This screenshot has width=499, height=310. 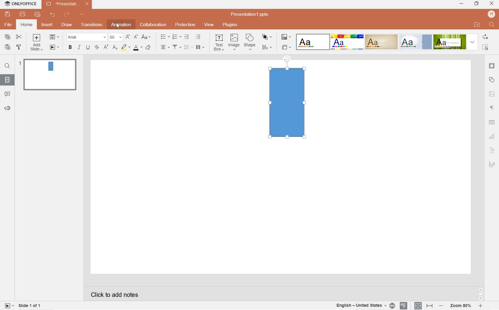 I want to click on CLOSE, so click(x=492, y=4).